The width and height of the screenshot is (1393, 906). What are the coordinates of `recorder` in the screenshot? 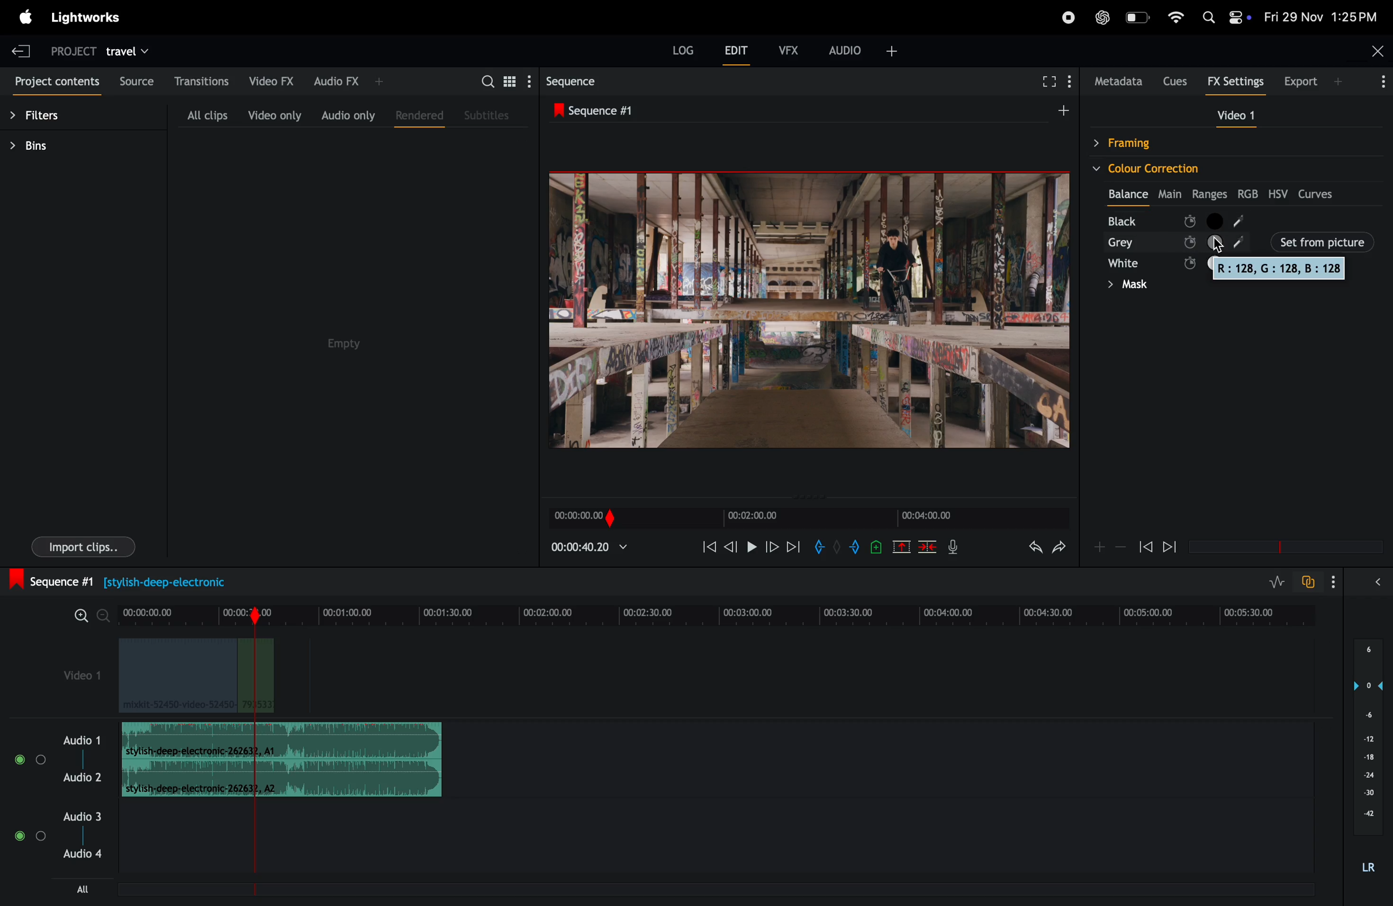 It's located at (1067, 19).